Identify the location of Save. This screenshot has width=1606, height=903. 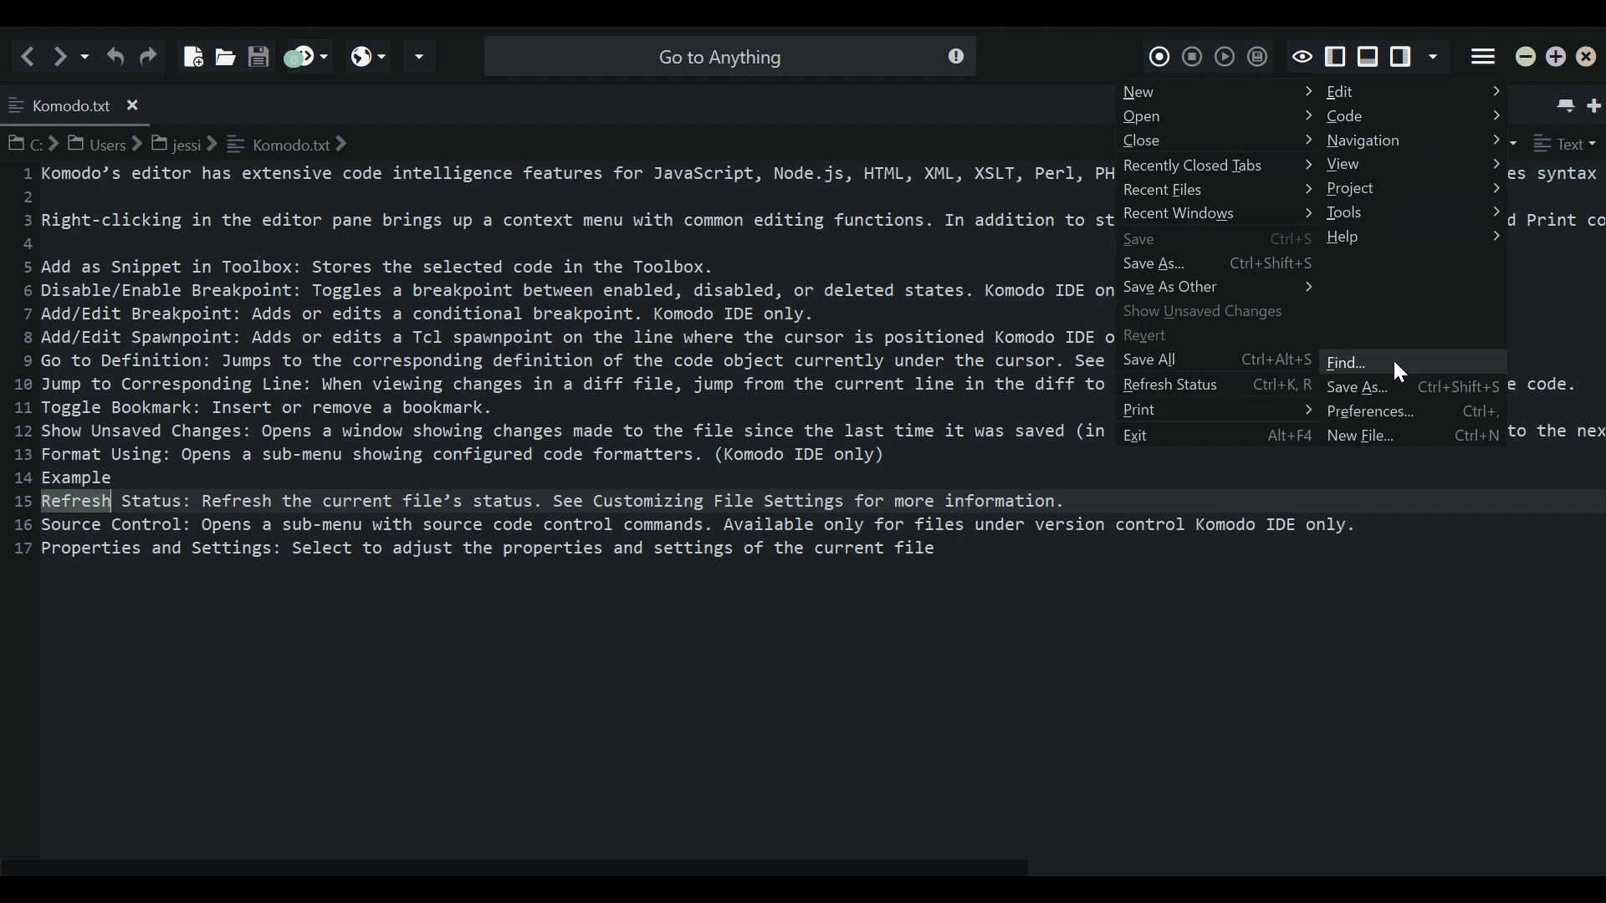
(258, 51).